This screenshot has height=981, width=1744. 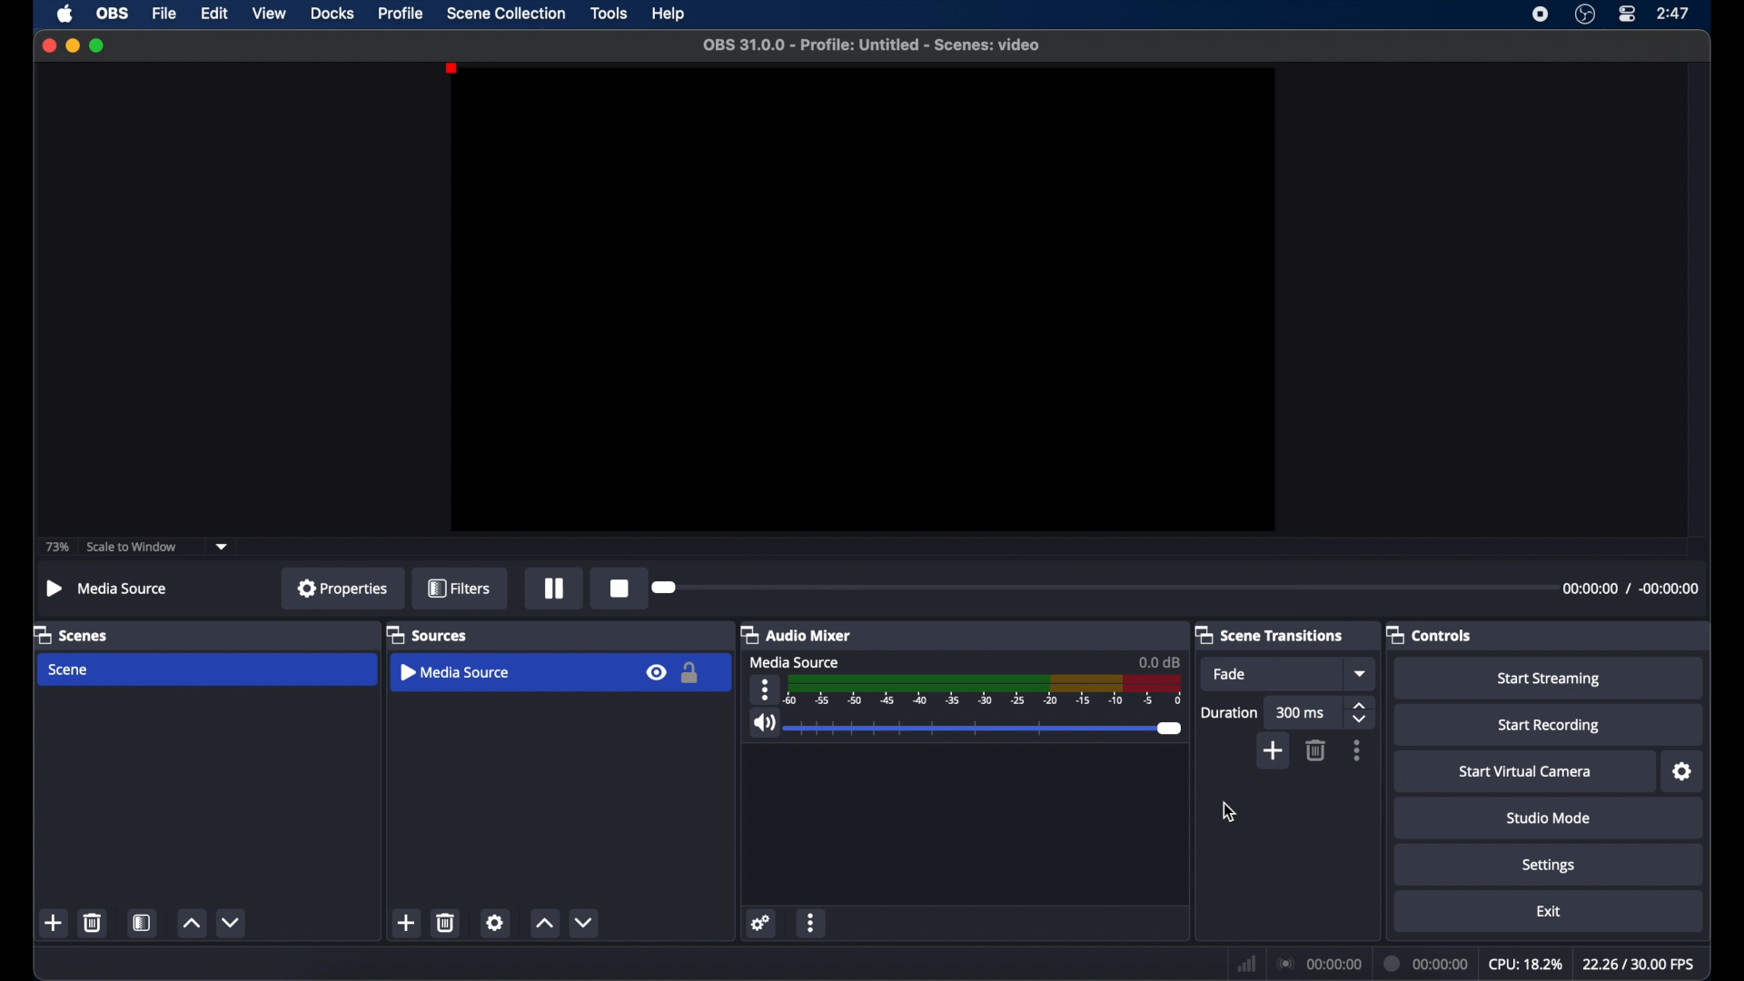 I want to click on preview, so click(x=859, y=298).